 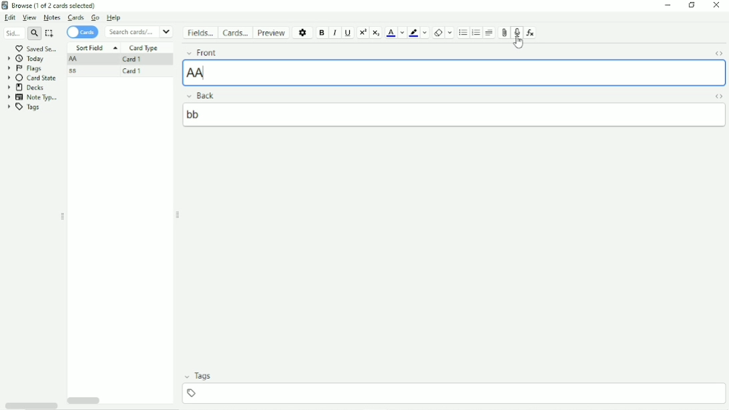 I want to click on Browse (1 of 2 cards selected), so click(x=51, y=5).